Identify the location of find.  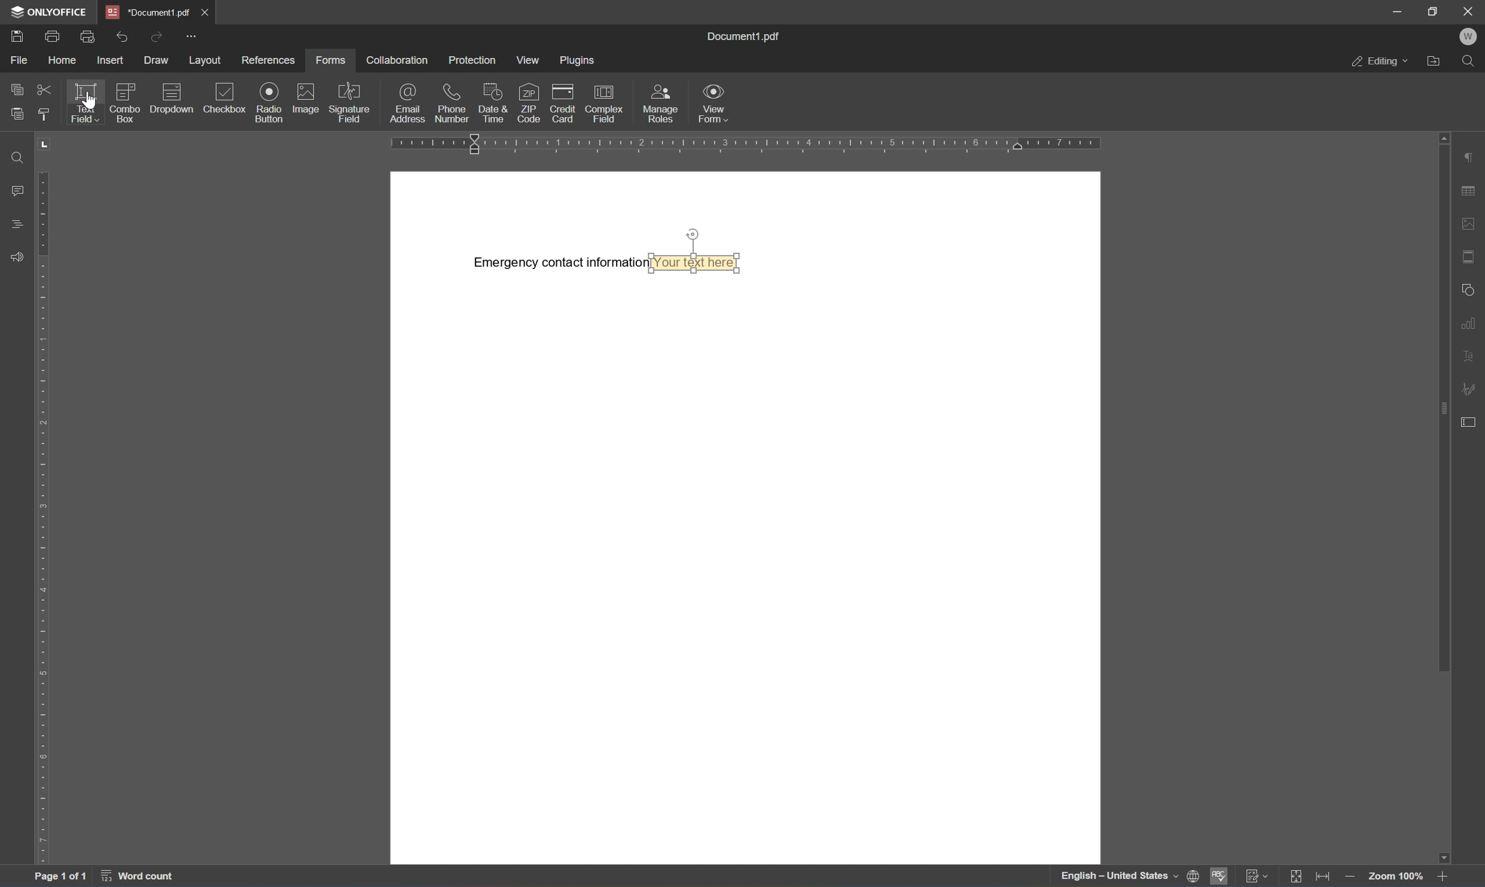
(1470, 60).